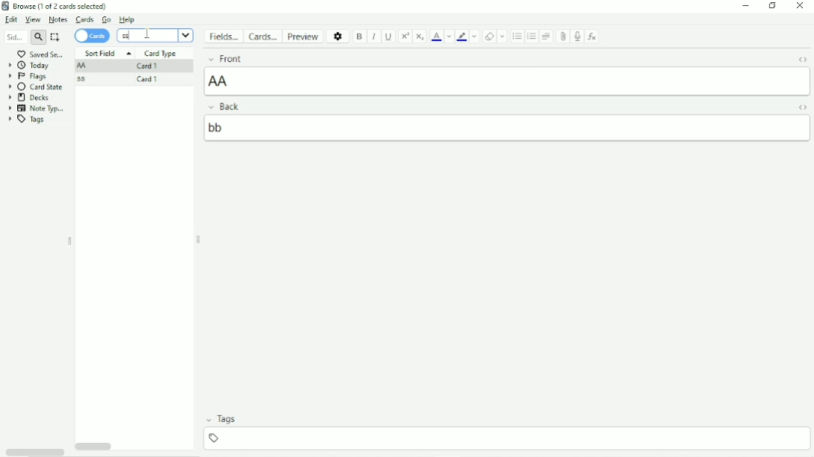 The width and height of the screenshot is (814, 457). I want to click on edit back, so click(508, 127).